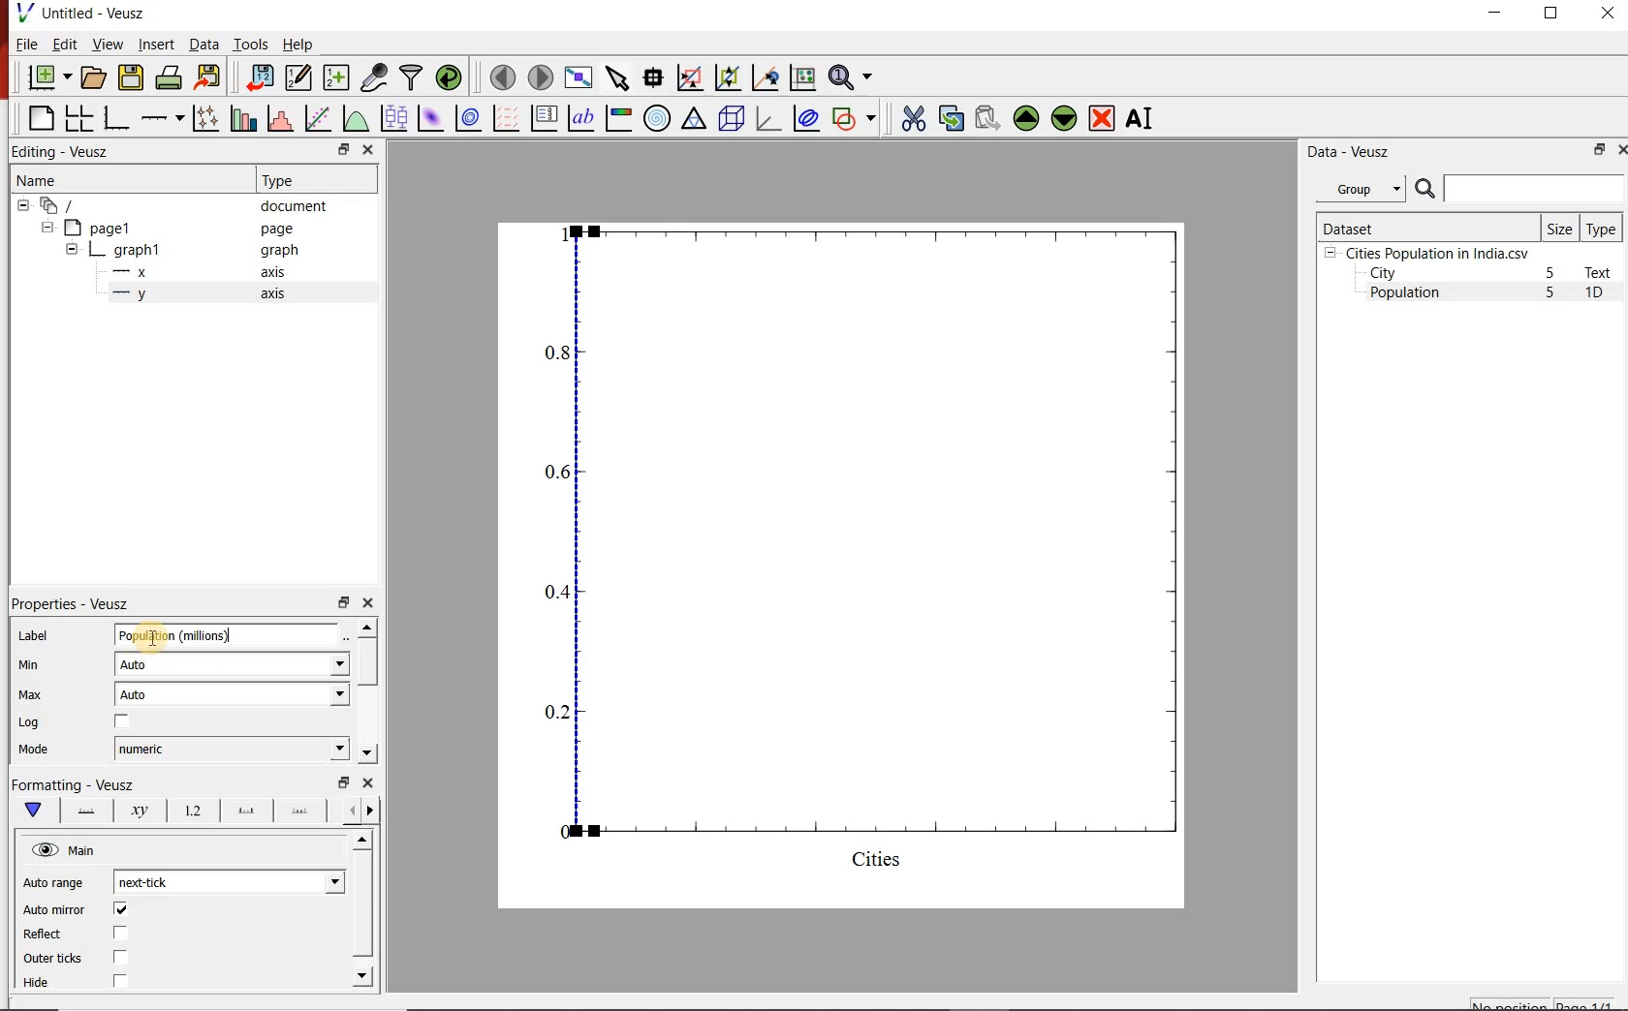 The height and width of the screenshot is (1011, 1628). What do you see at coordinates (364, 910) in the screenshot?
I see `scrollbar` at bounding box center [364, 910].